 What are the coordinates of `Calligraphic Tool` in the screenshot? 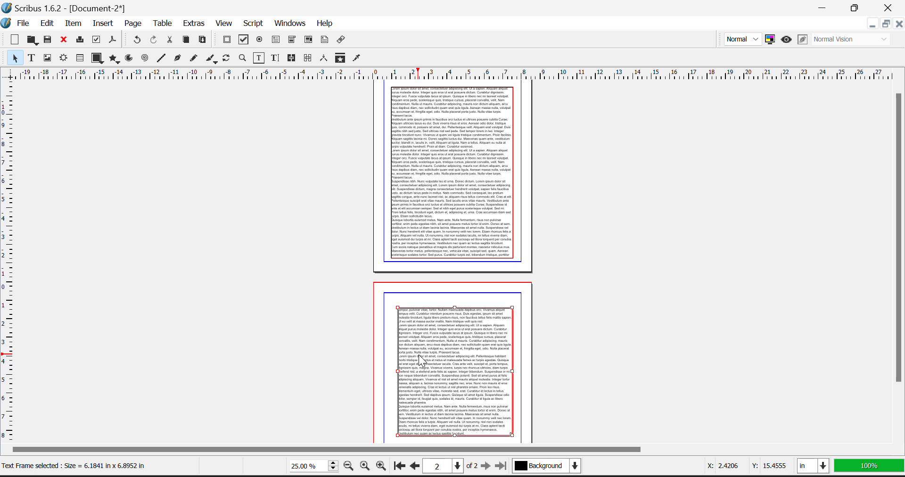 It's located at (211, 58).